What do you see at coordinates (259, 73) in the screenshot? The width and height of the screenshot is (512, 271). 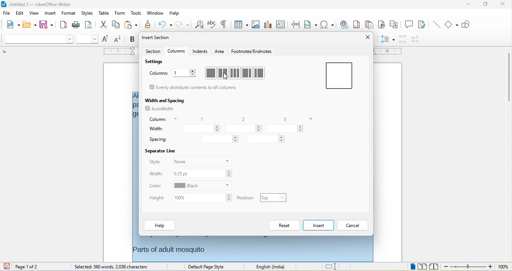 I see `2 column with different size (left<right)` at bounding box center [259, 73].